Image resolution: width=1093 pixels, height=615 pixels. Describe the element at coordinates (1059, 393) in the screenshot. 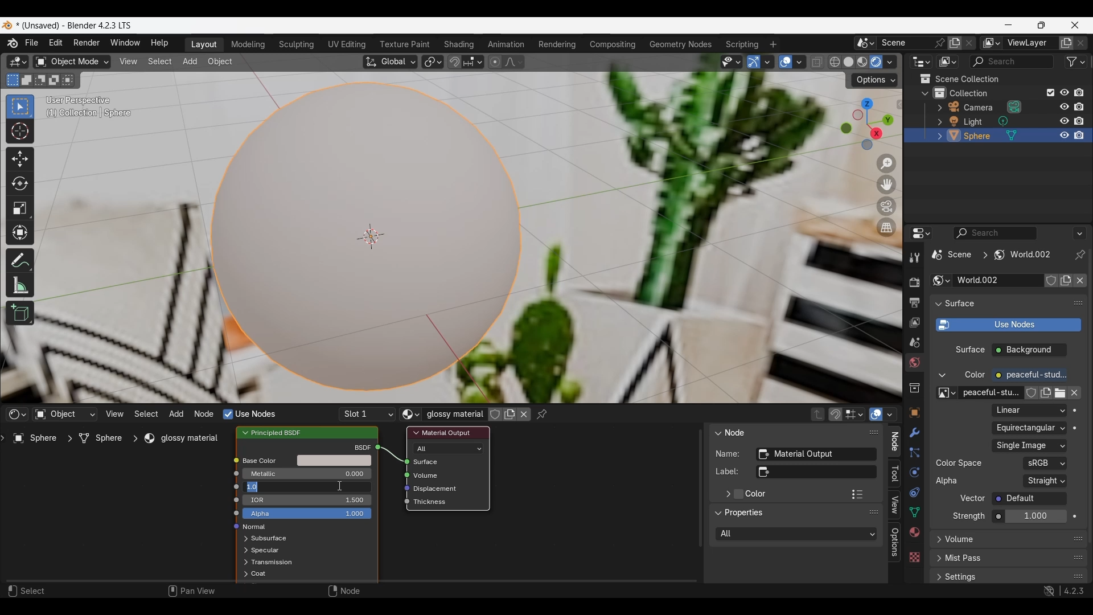

I see `Open image` at that location.